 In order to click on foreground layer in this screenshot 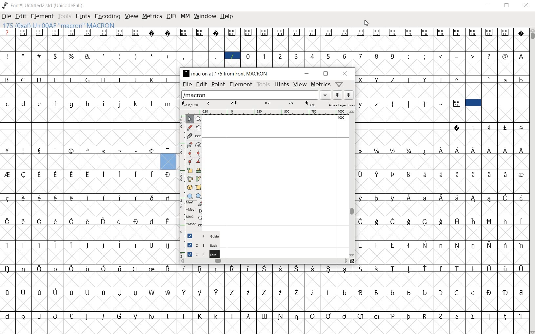, I will do `click(203, 254)`.